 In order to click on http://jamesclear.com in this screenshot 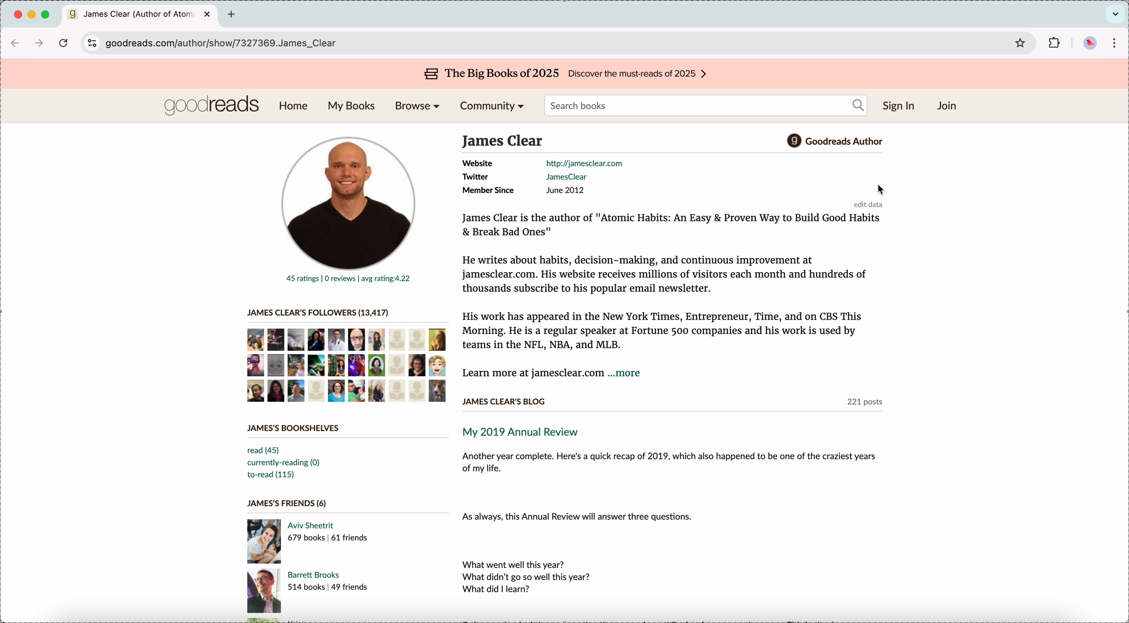, I will do `click(584, 163)`.